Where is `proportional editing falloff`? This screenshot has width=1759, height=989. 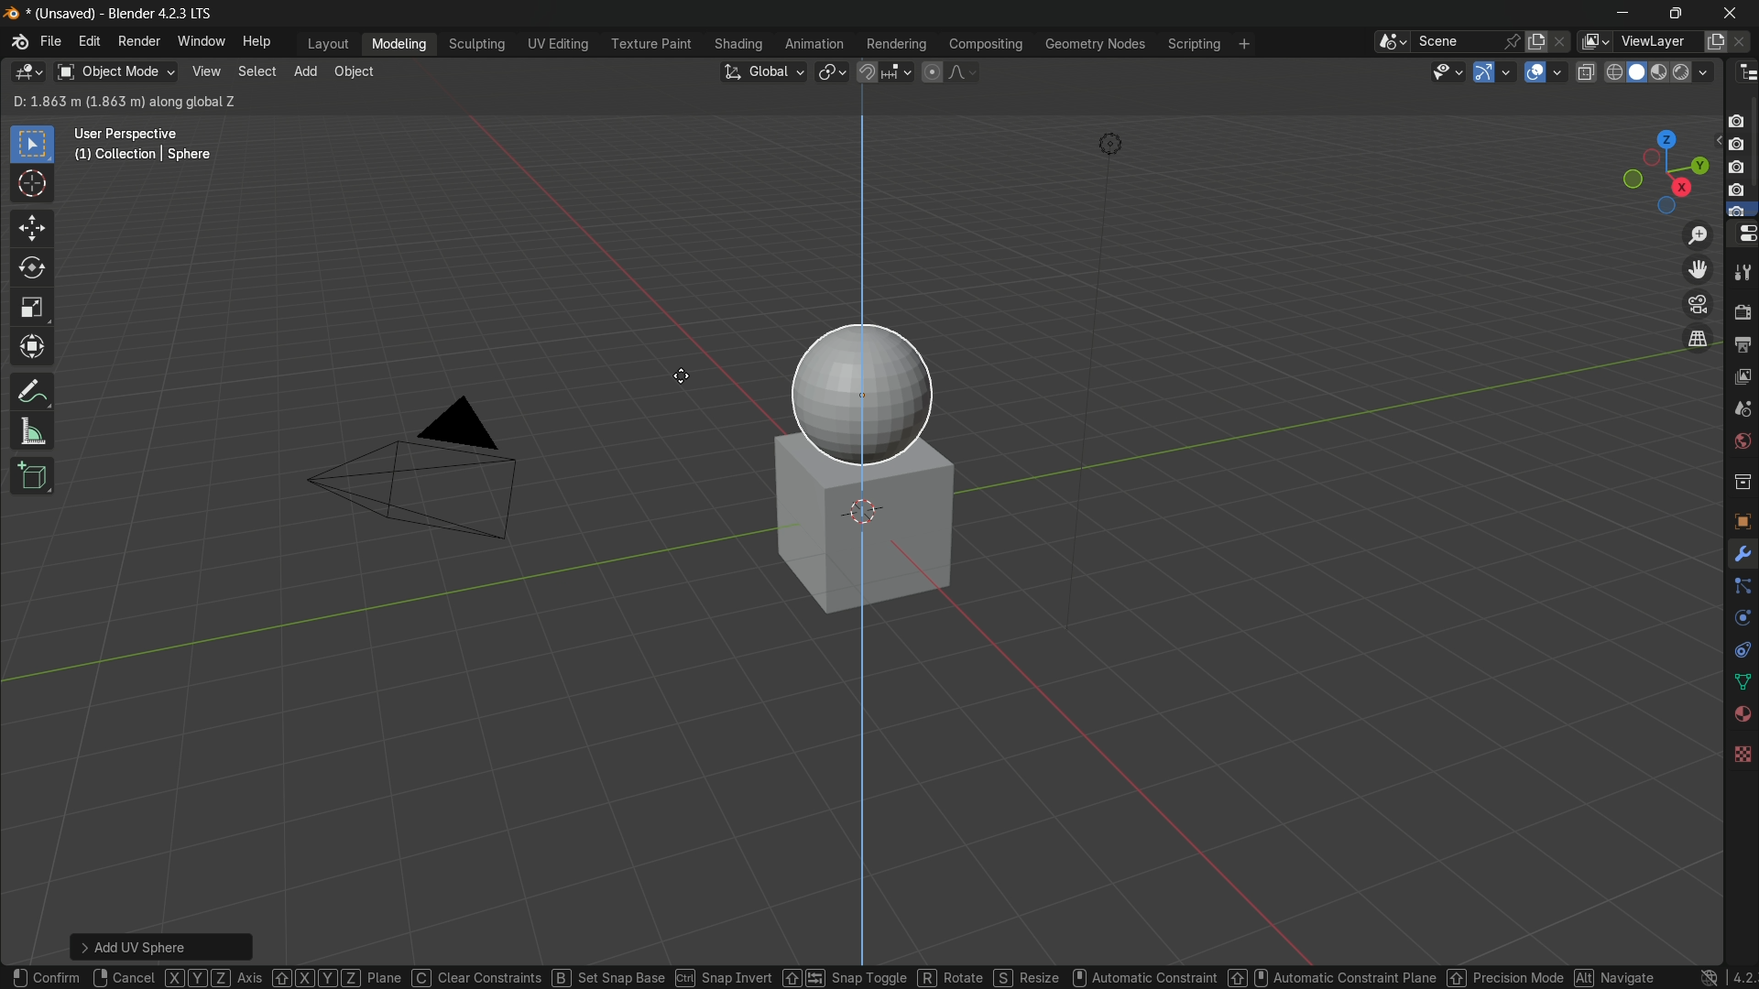 proportional editing falloff is located at coordinates (963, 71).